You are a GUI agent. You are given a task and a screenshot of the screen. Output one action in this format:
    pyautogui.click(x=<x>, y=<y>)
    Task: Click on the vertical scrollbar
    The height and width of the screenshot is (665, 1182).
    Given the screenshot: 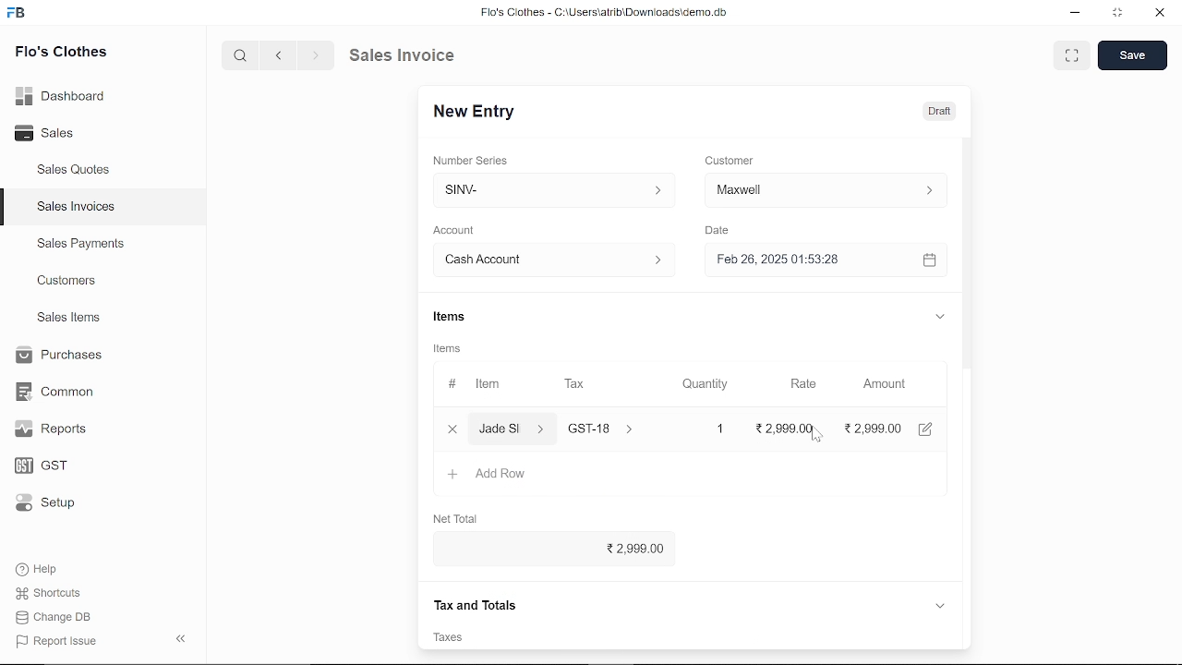 What is the action you would take?
    pyautogui.click(x=968, y=304)
    